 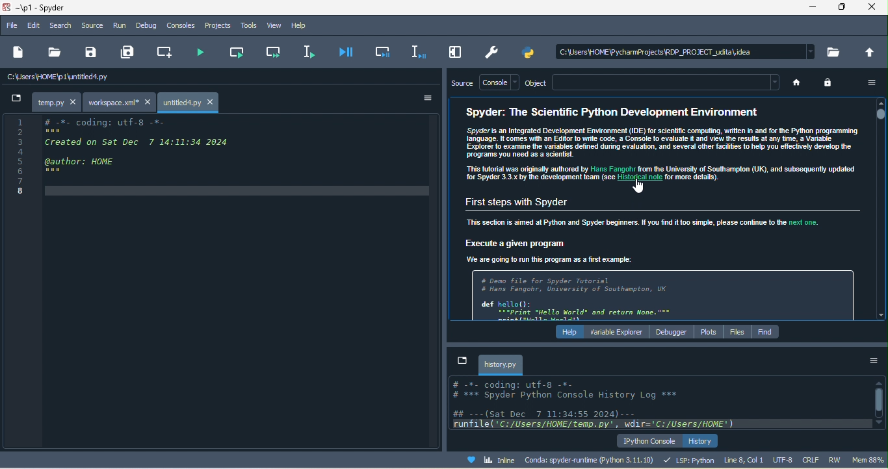 What do you see at coordinates (872, 8) in the screenshot?
I see `close` at bounding box center [872, 8].